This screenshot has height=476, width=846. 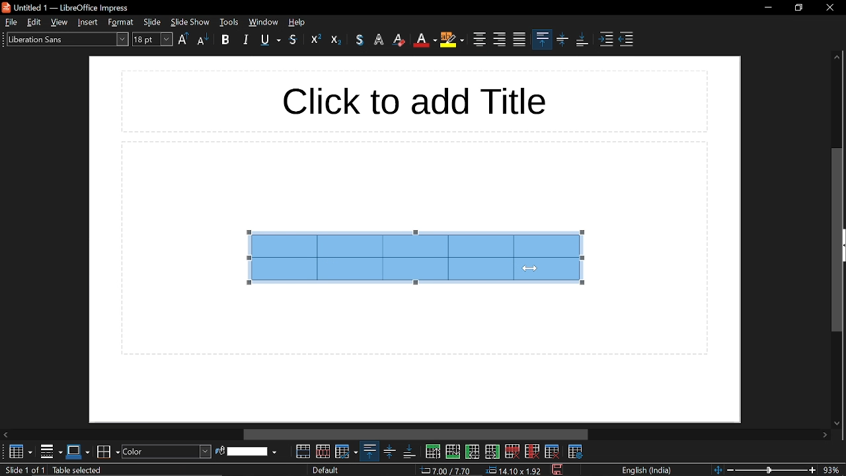 What do you see at coordinates (796, 9) in the screenshot?
I see `restore down` at bounding box center [796, 9].